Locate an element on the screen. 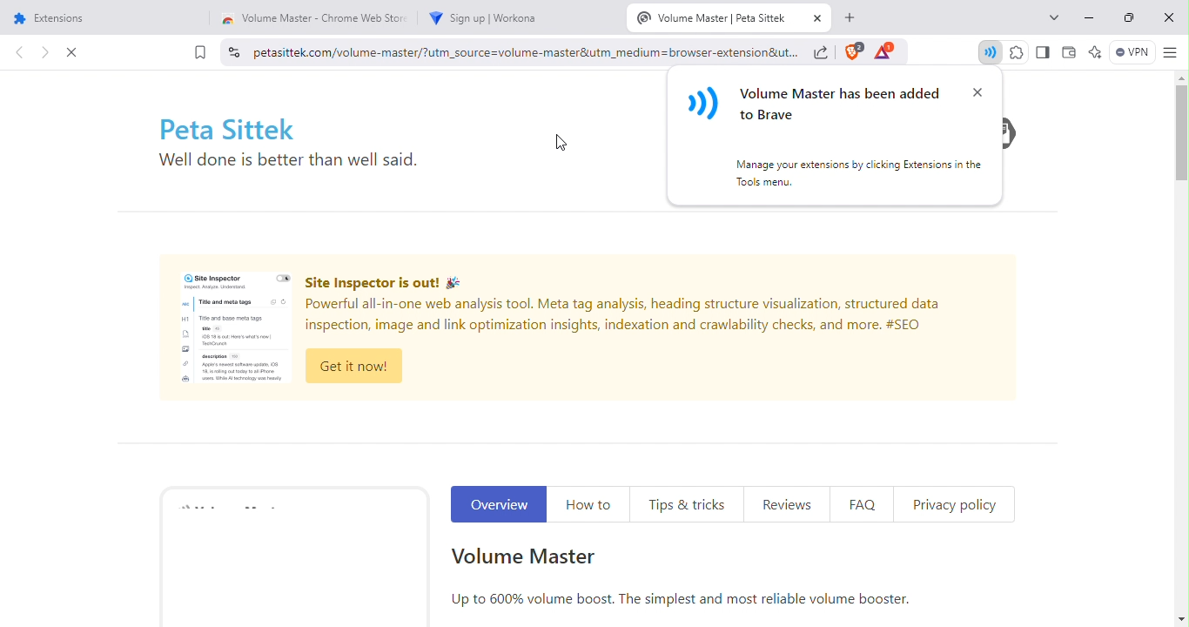  Site Inspector Advertisement is located at coordinates (590, 334).